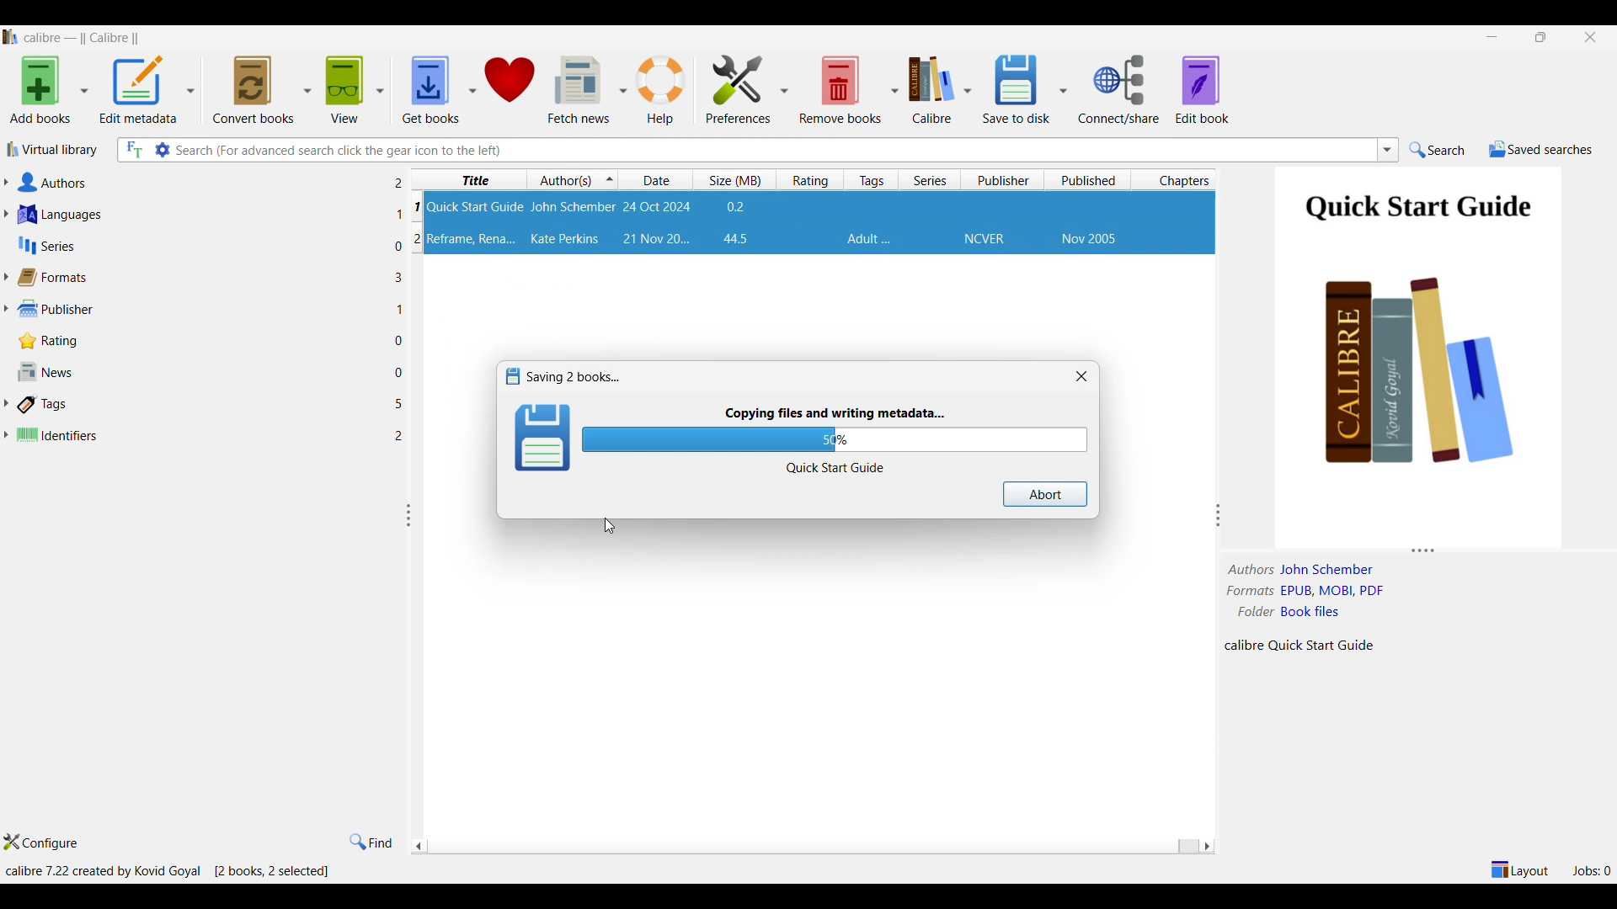  Describe the element at coordinates (1591, 870) in the screenshot. I see `Current jobs` at that location.